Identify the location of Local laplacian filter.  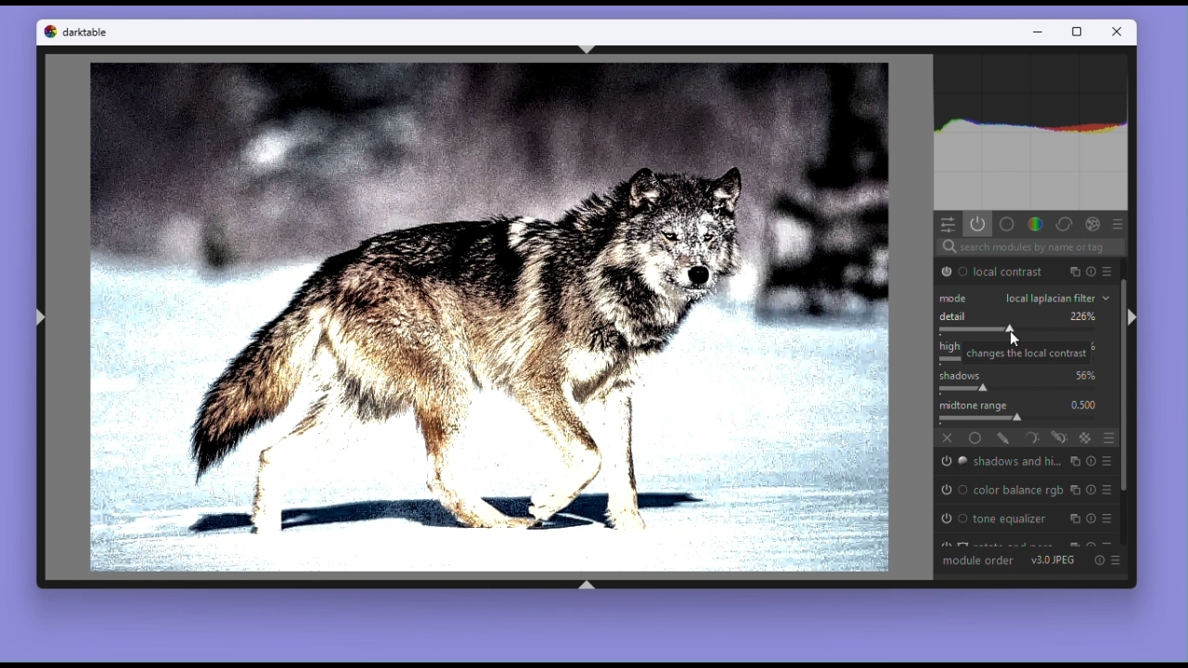
(1024, 299).